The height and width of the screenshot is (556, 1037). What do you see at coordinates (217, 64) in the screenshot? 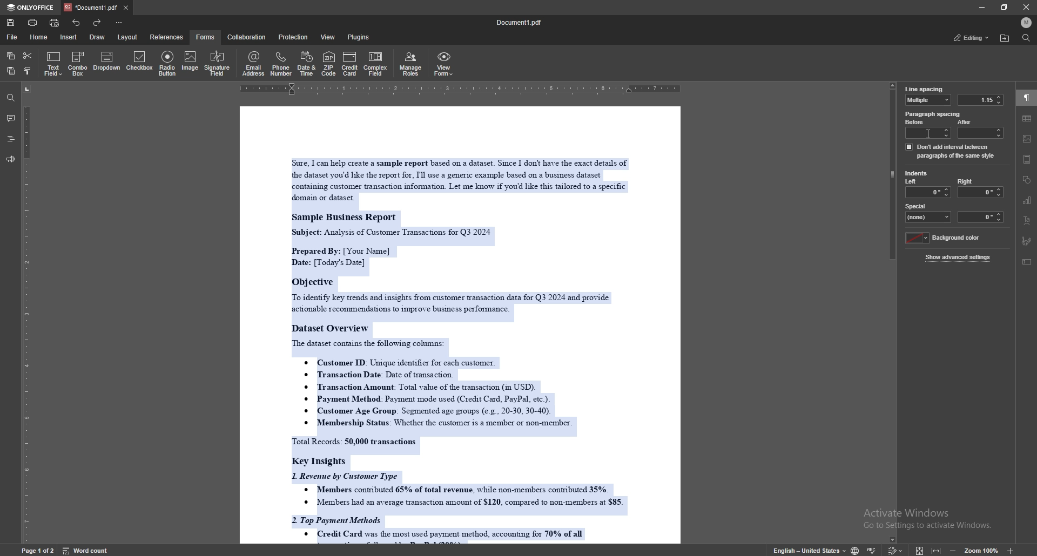
I see `signature field` at bounding box center [217, 64].